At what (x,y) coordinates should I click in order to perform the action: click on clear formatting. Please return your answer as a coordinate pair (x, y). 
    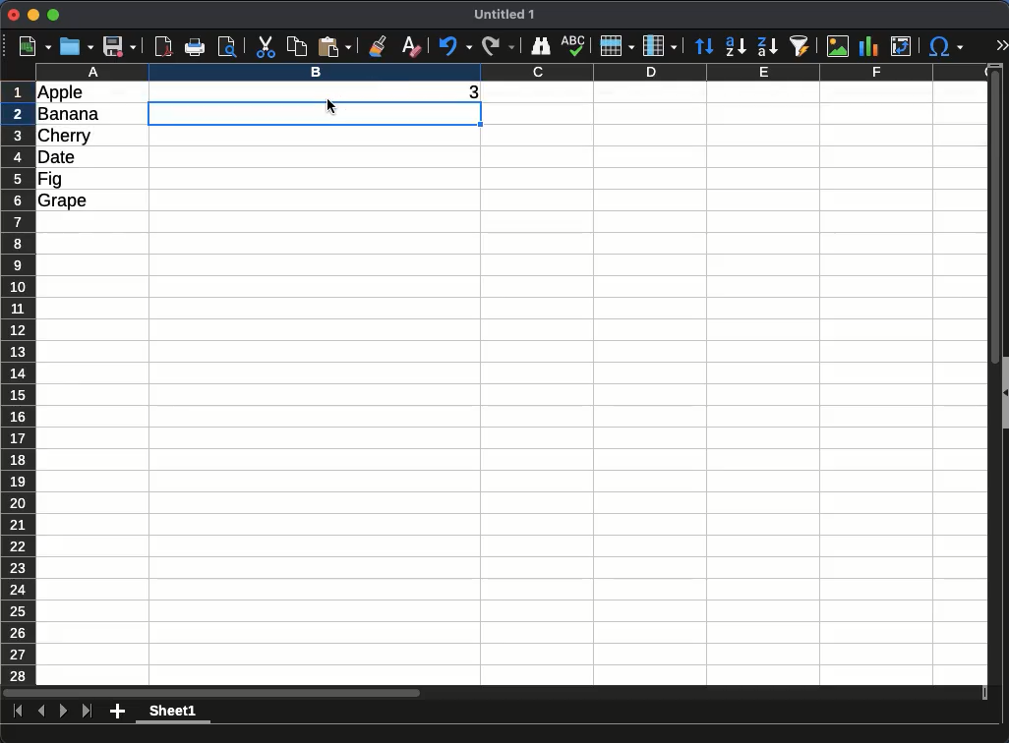
    Looking at the image, I should click on (412, 47).